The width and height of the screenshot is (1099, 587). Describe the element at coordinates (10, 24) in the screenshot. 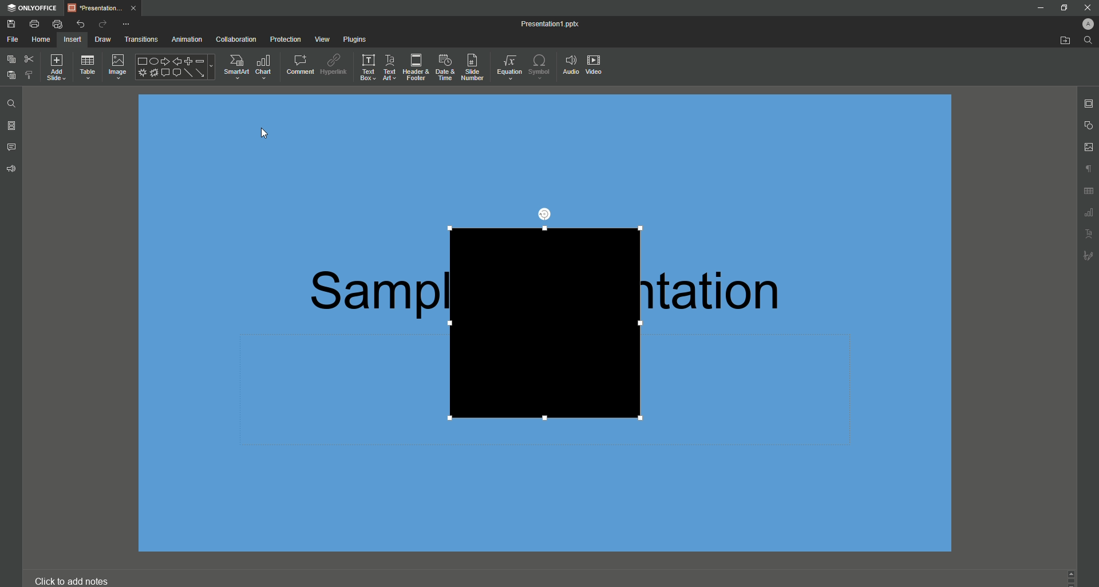

I see `Save` at that location.